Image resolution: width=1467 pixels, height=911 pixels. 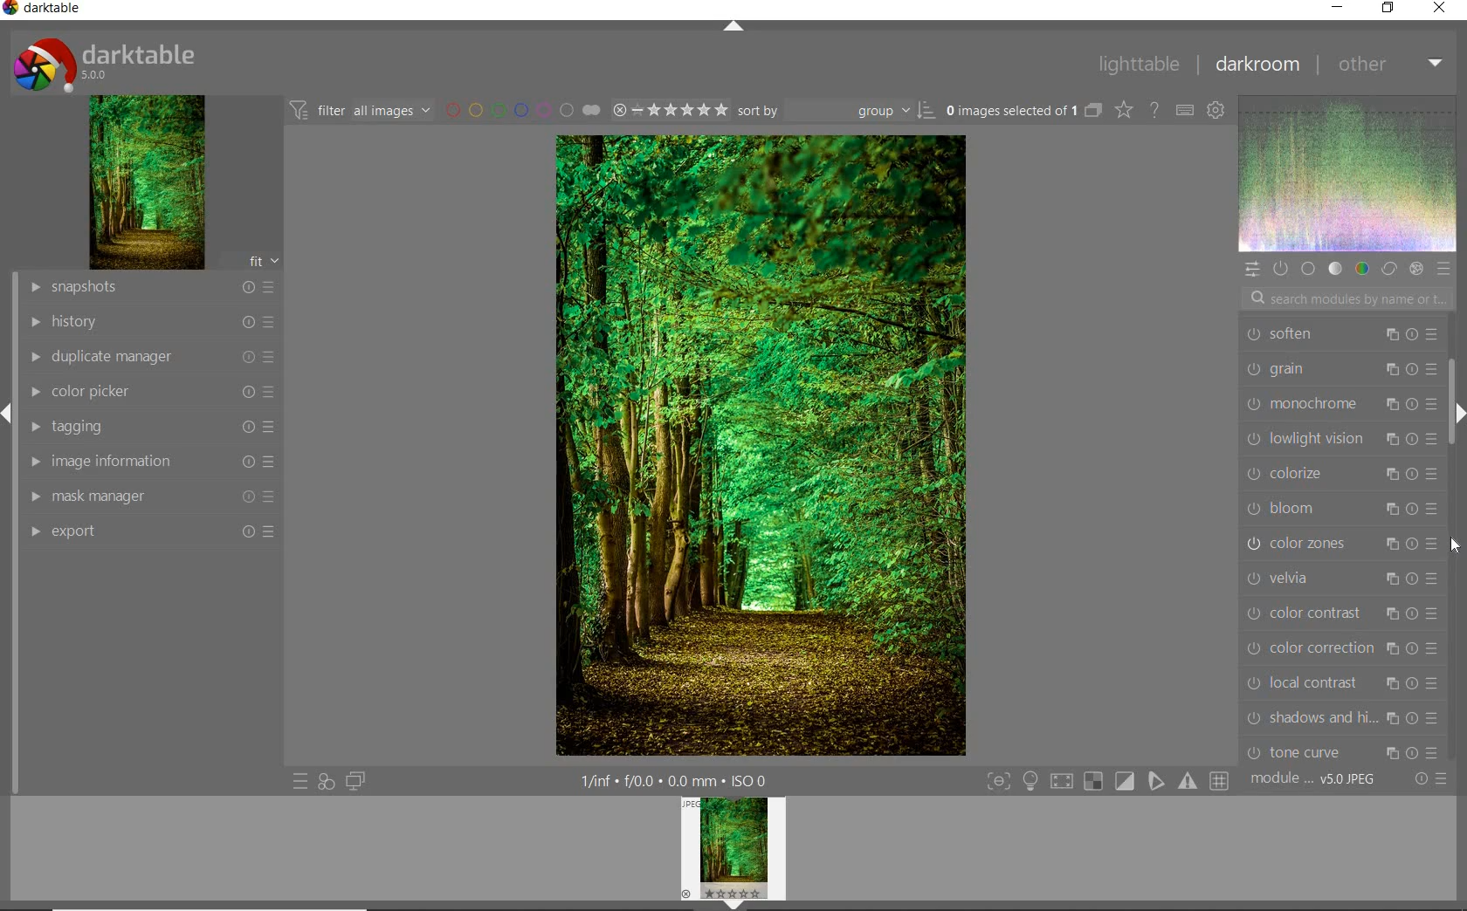 I want to click on FILTER BY IMAGE COLOR LABEL, so click(x=520, y=108).